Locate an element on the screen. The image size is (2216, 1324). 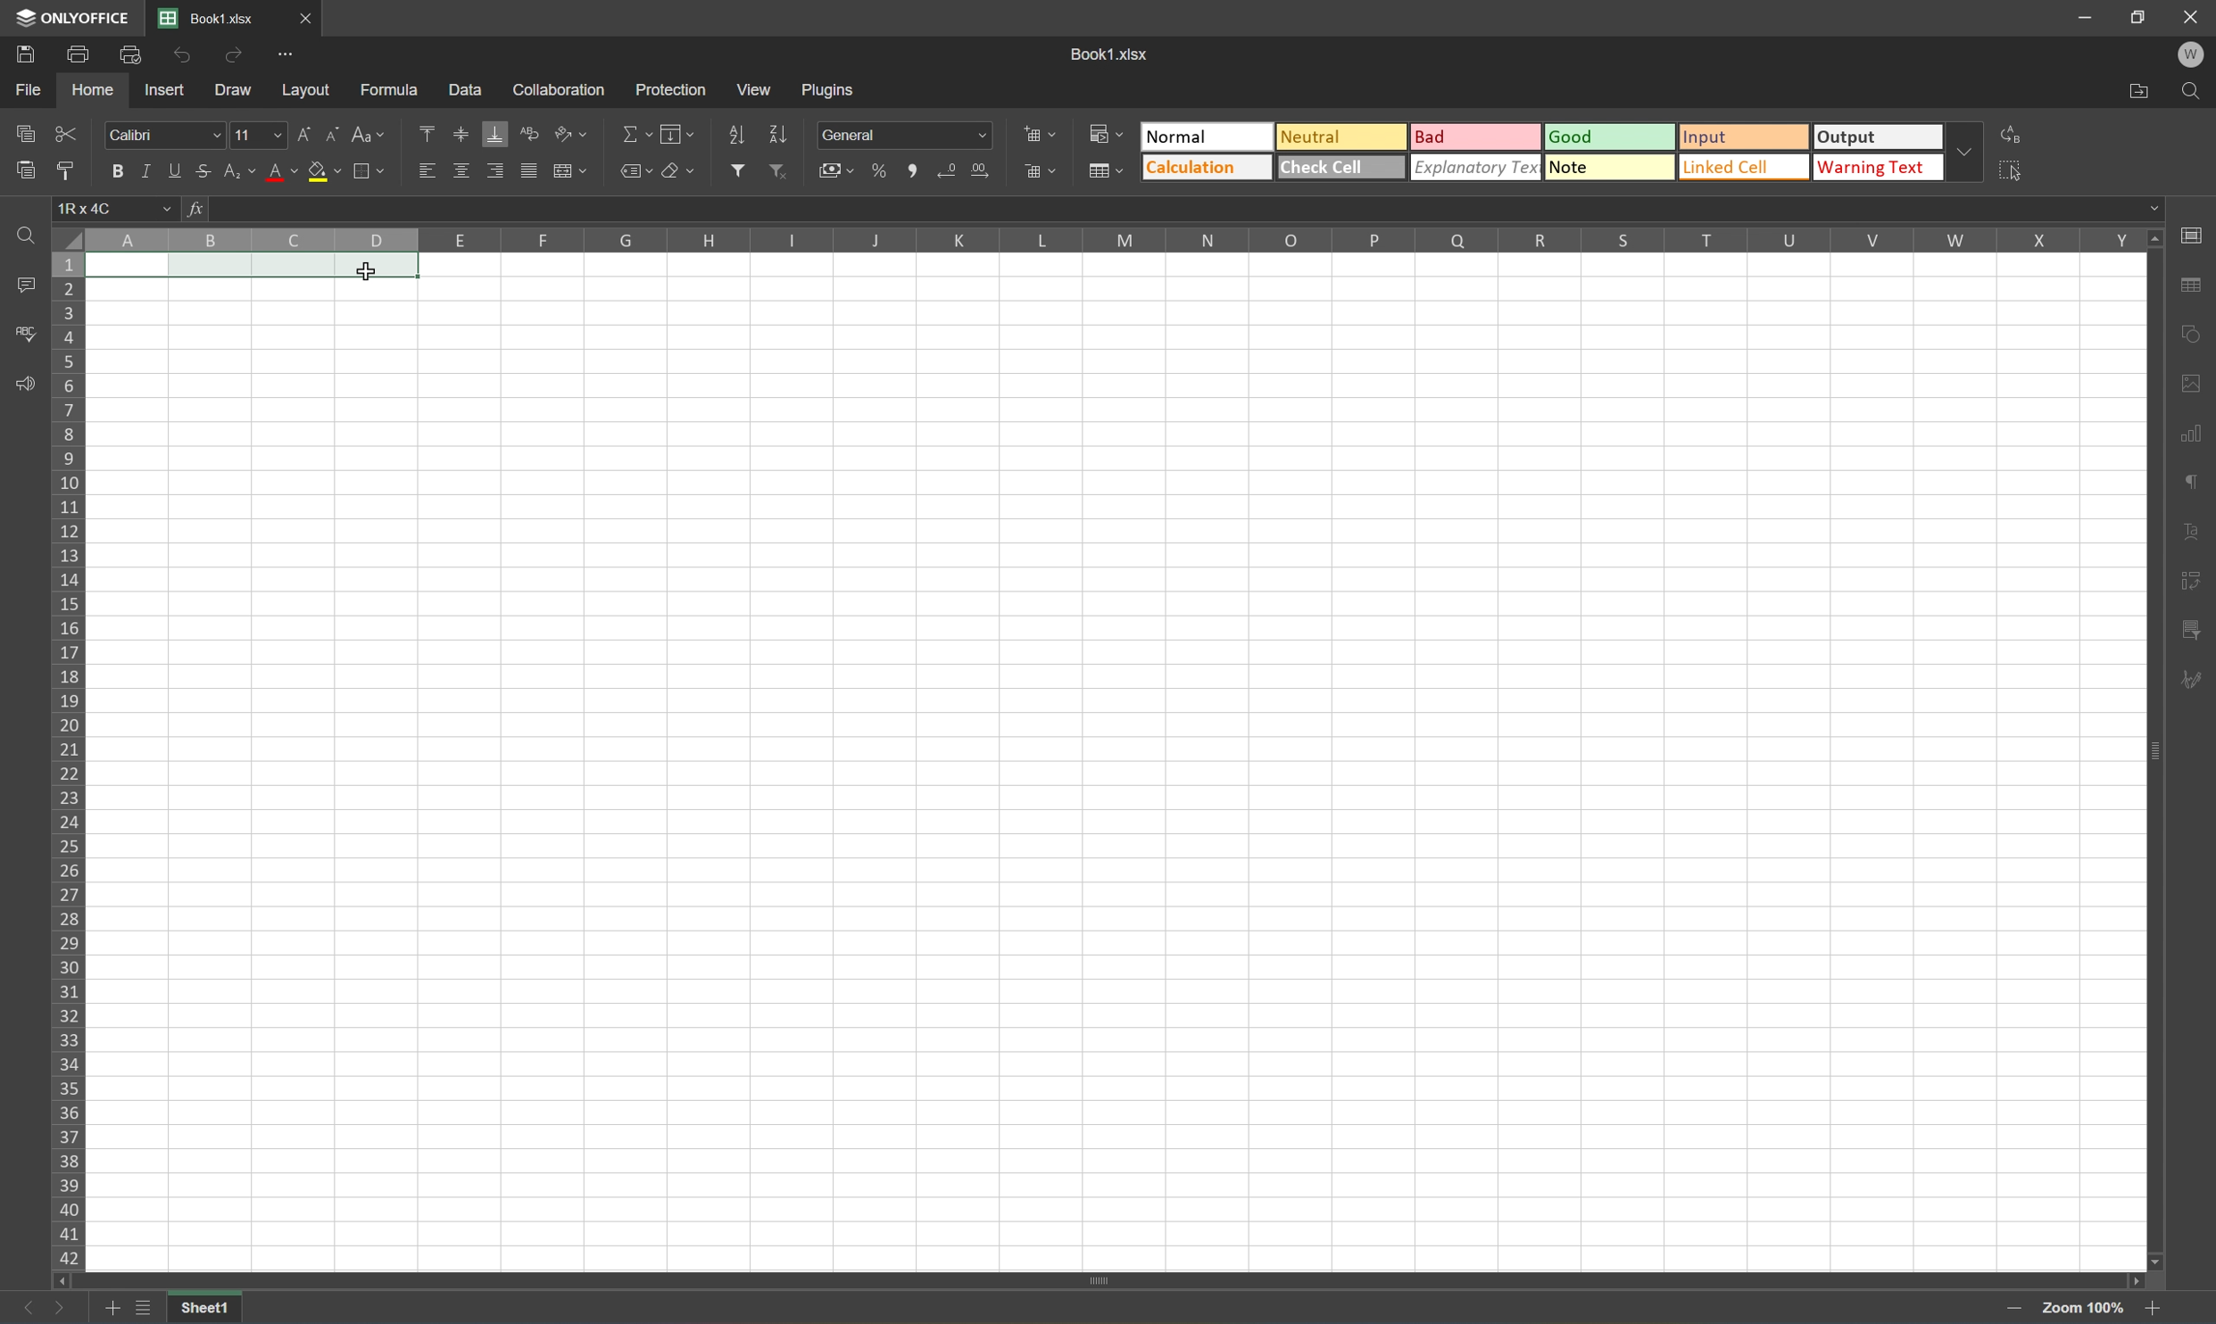
Bold is located at coordinates (115, 169).